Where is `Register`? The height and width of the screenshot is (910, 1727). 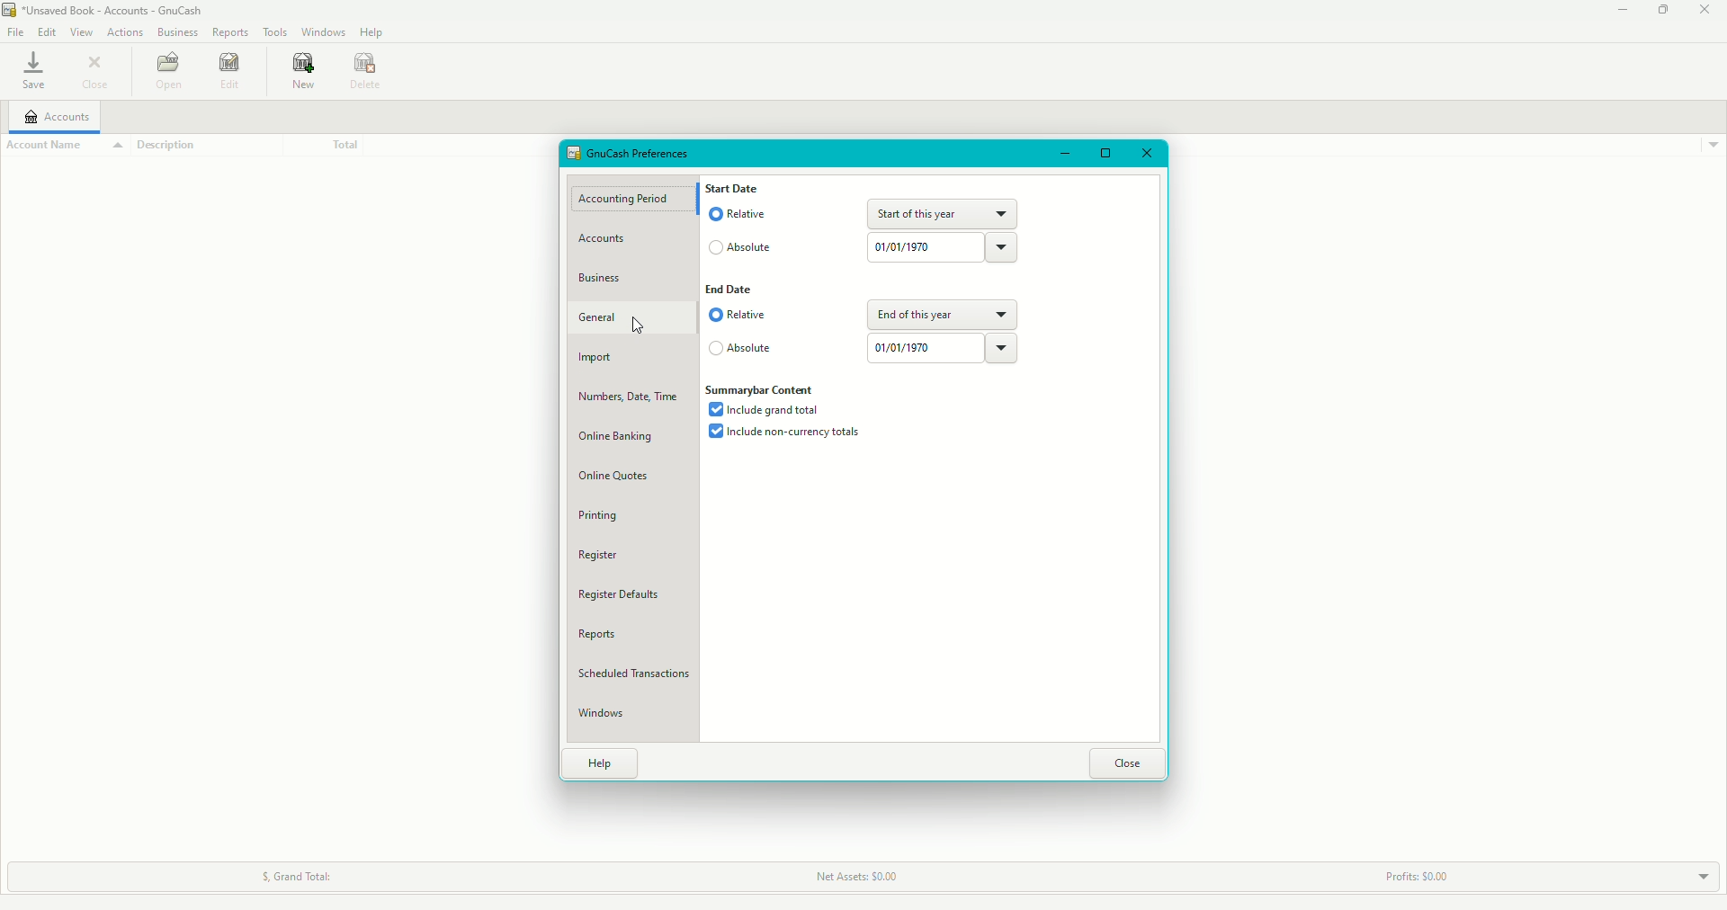 Register is located at coordinates (598, 557).